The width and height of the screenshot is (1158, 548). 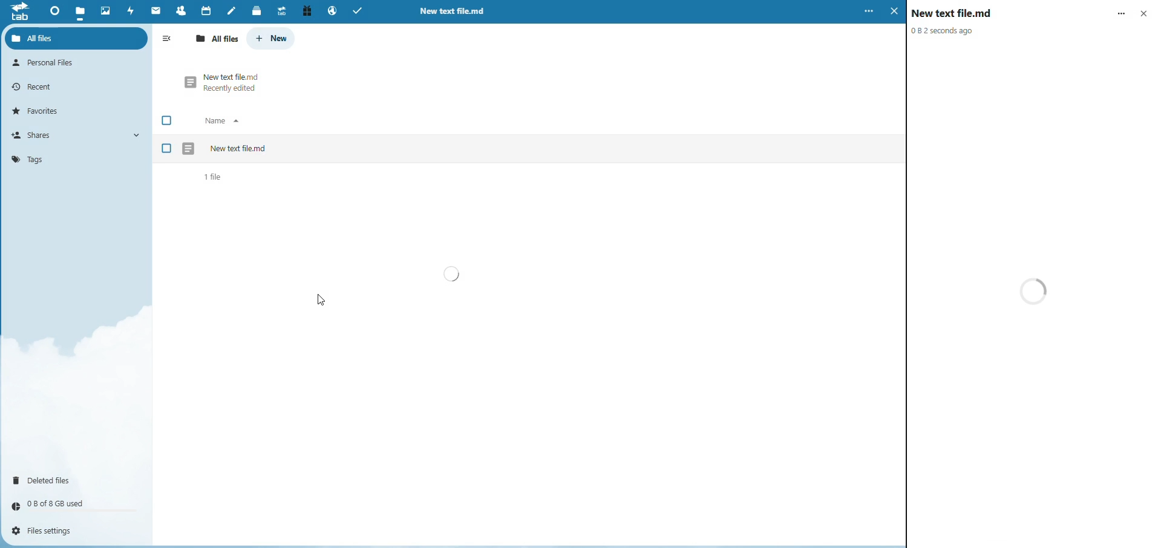 I want to click on All Files, so click(x=47, y=38).